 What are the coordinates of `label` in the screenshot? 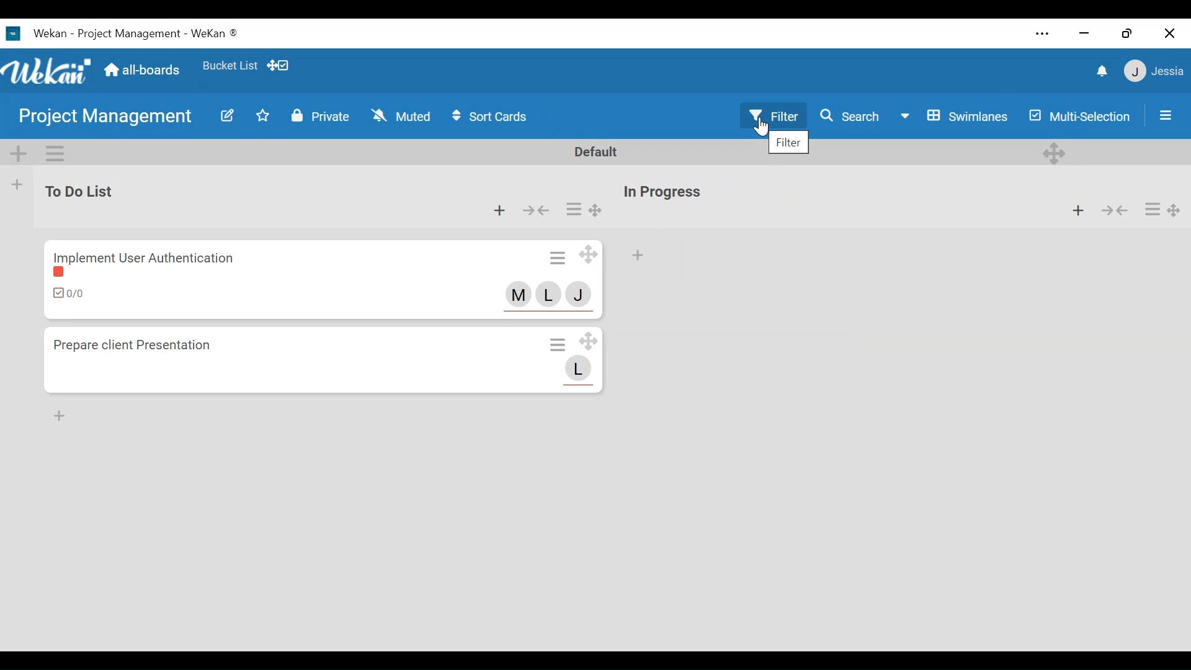 It's located at (58, 274).